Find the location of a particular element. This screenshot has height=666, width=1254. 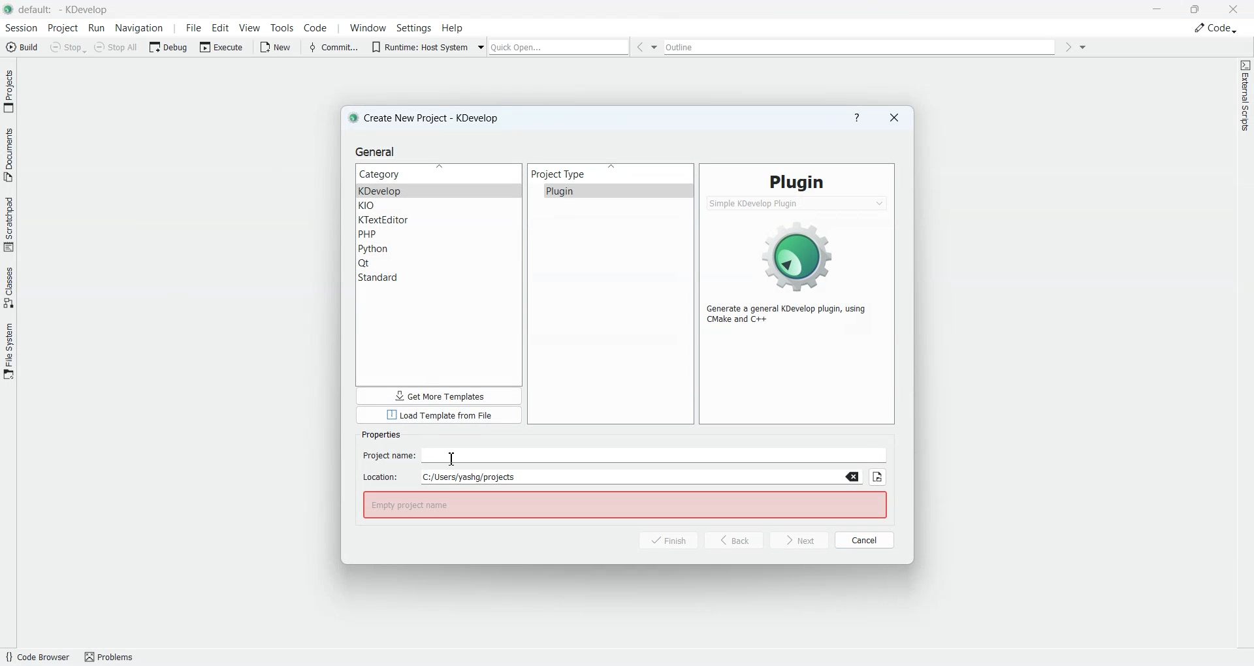

Close is located at coordinates (894, 118).